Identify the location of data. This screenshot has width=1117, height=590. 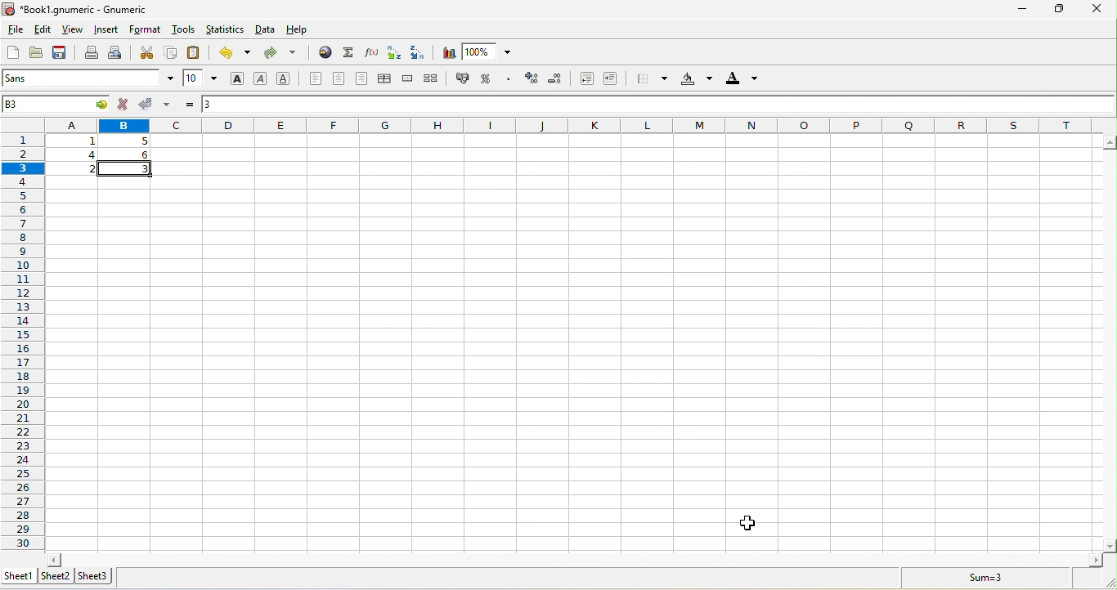
(267, 31).